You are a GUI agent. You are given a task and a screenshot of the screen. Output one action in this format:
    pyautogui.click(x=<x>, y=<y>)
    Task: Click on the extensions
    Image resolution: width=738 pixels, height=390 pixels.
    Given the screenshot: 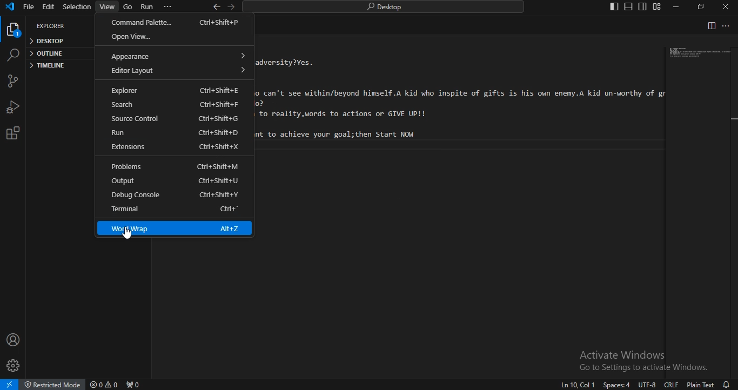 What is the action you would take?
    pyautogui.click(x=177, y=147)
    